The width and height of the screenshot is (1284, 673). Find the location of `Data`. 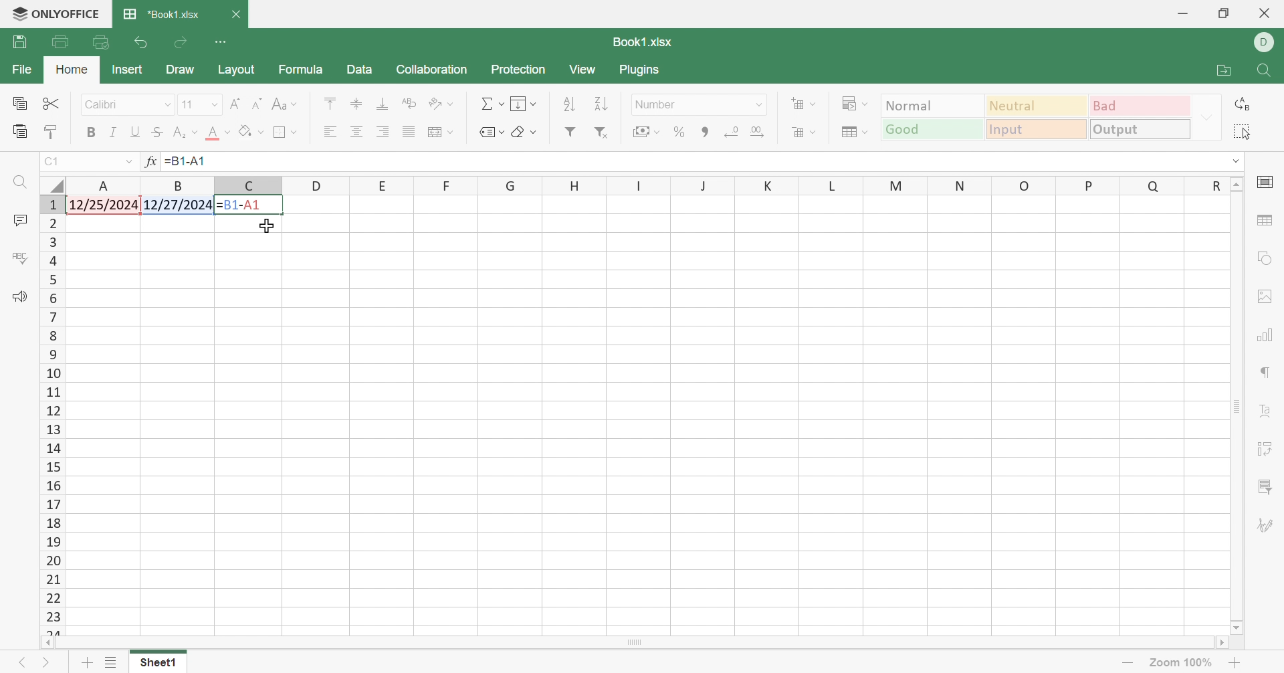

Data is located at coordinates (360, 69).